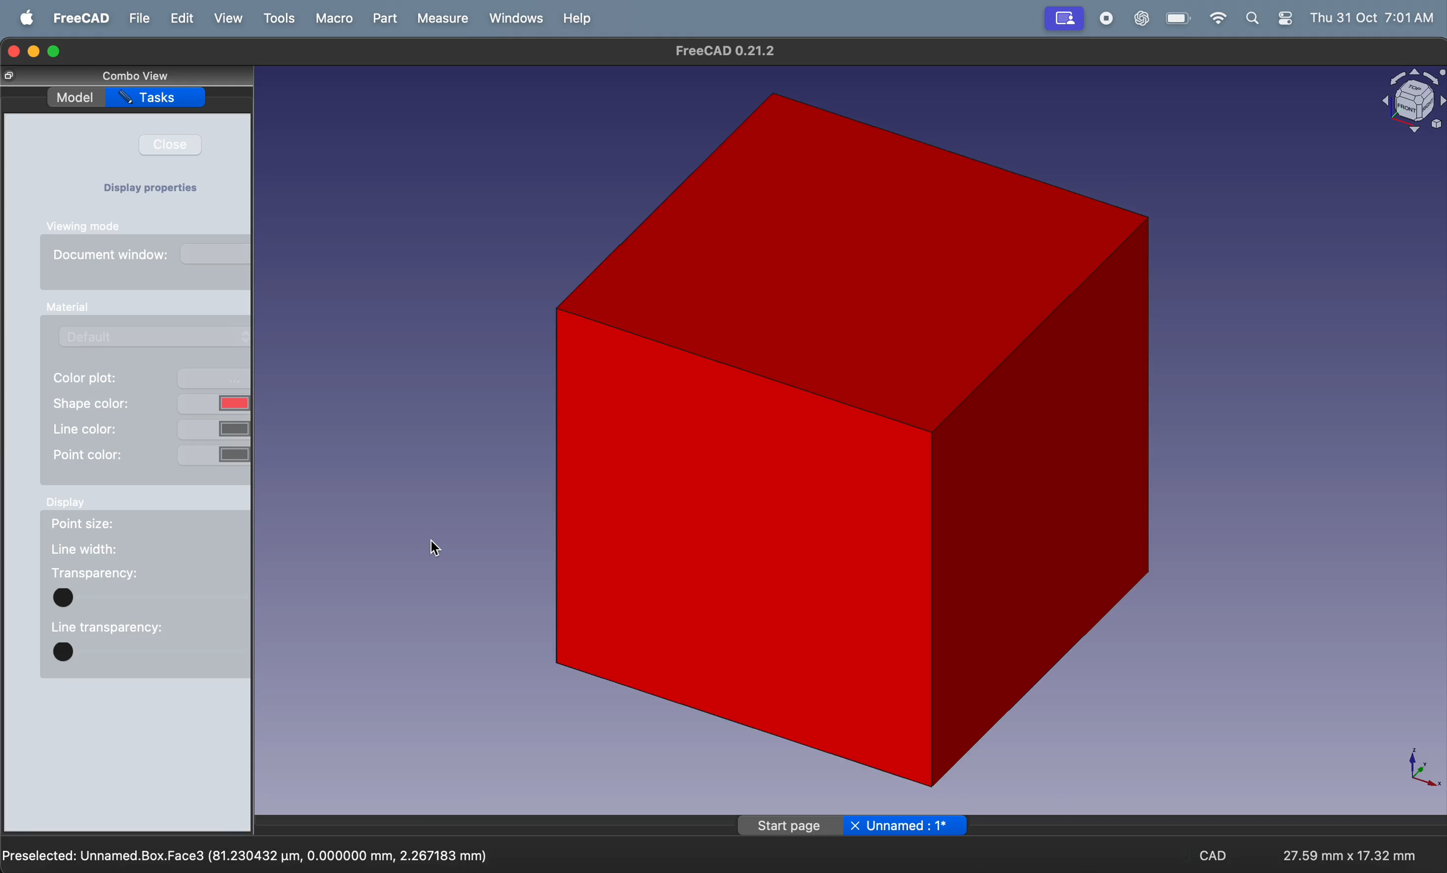  Describe the element at coordinates (1374, 18) in the screenshot. I see `Thu 31 oct 7.01 Am` at that location.